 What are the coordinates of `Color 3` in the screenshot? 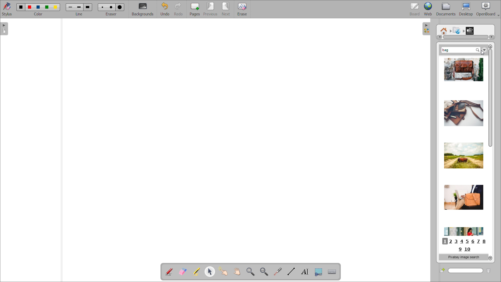 It's located at (38, 7).